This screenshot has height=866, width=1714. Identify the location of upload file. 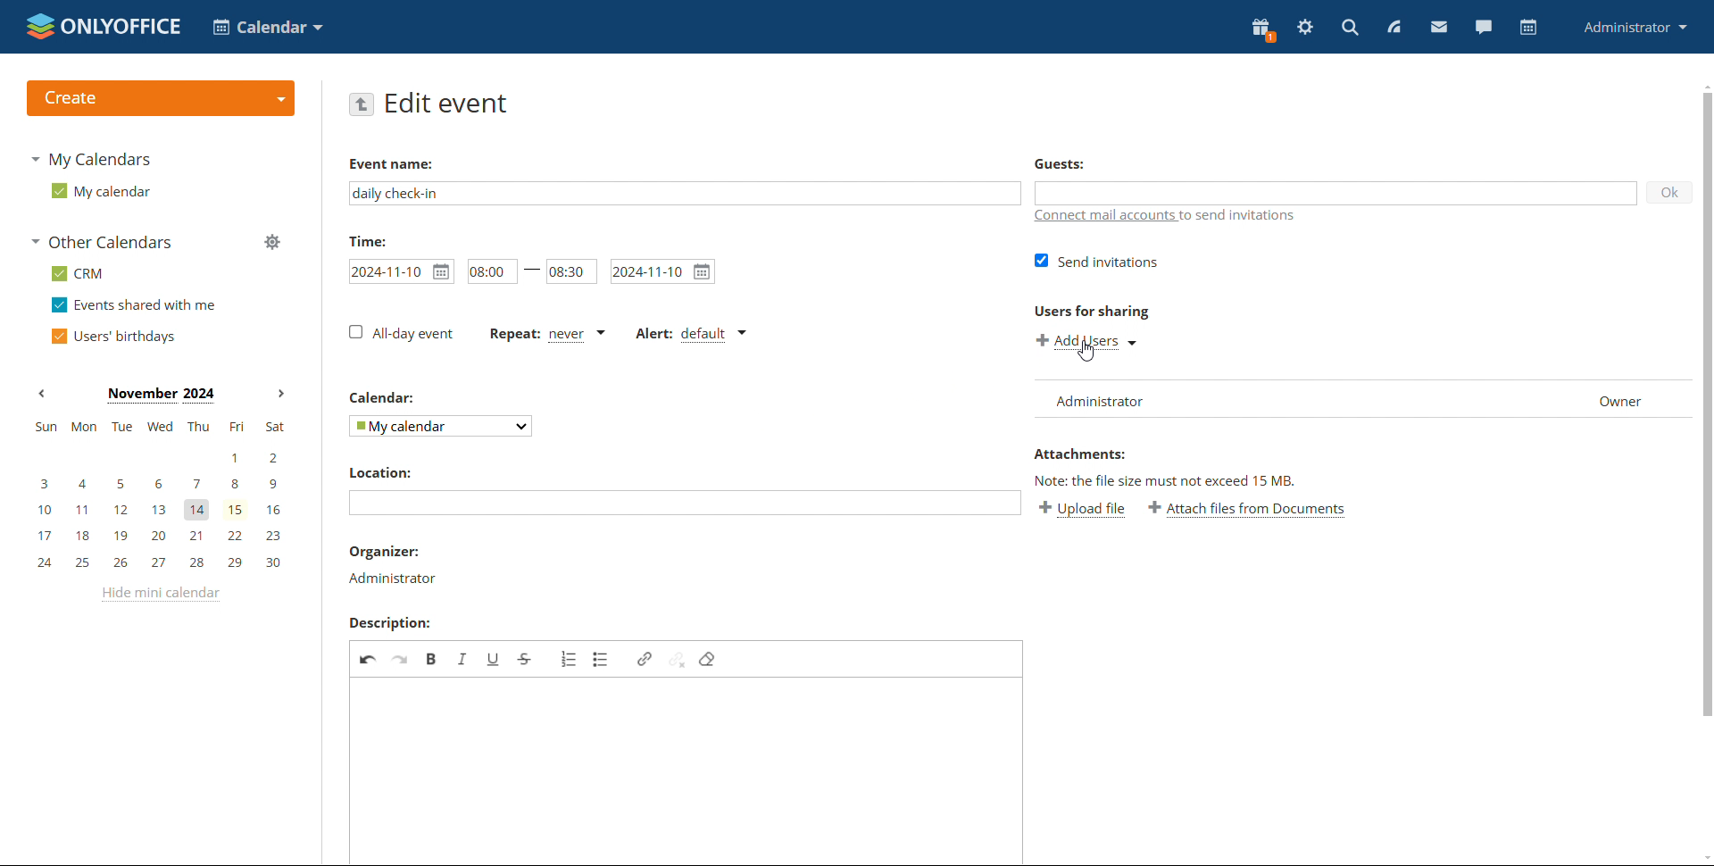
(1082, 510).